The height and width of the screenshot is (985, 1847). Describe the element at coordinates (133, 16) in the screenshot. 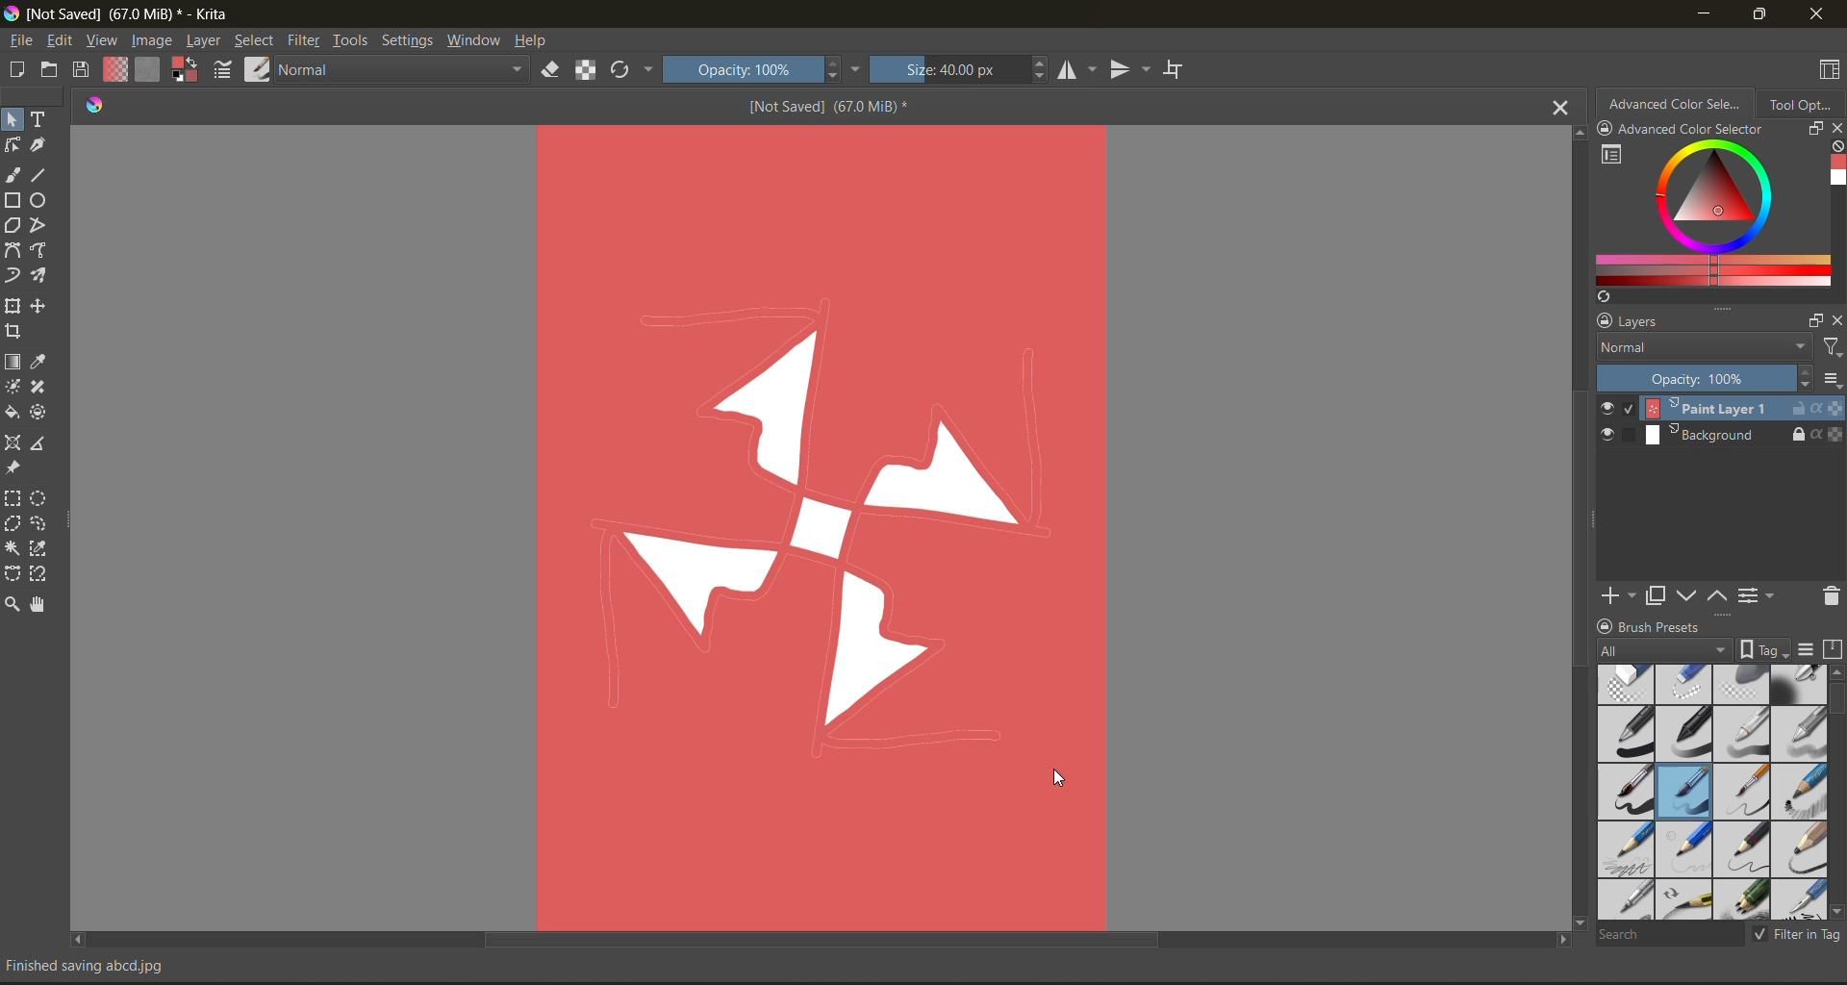

I see `app name and file name` at that location.